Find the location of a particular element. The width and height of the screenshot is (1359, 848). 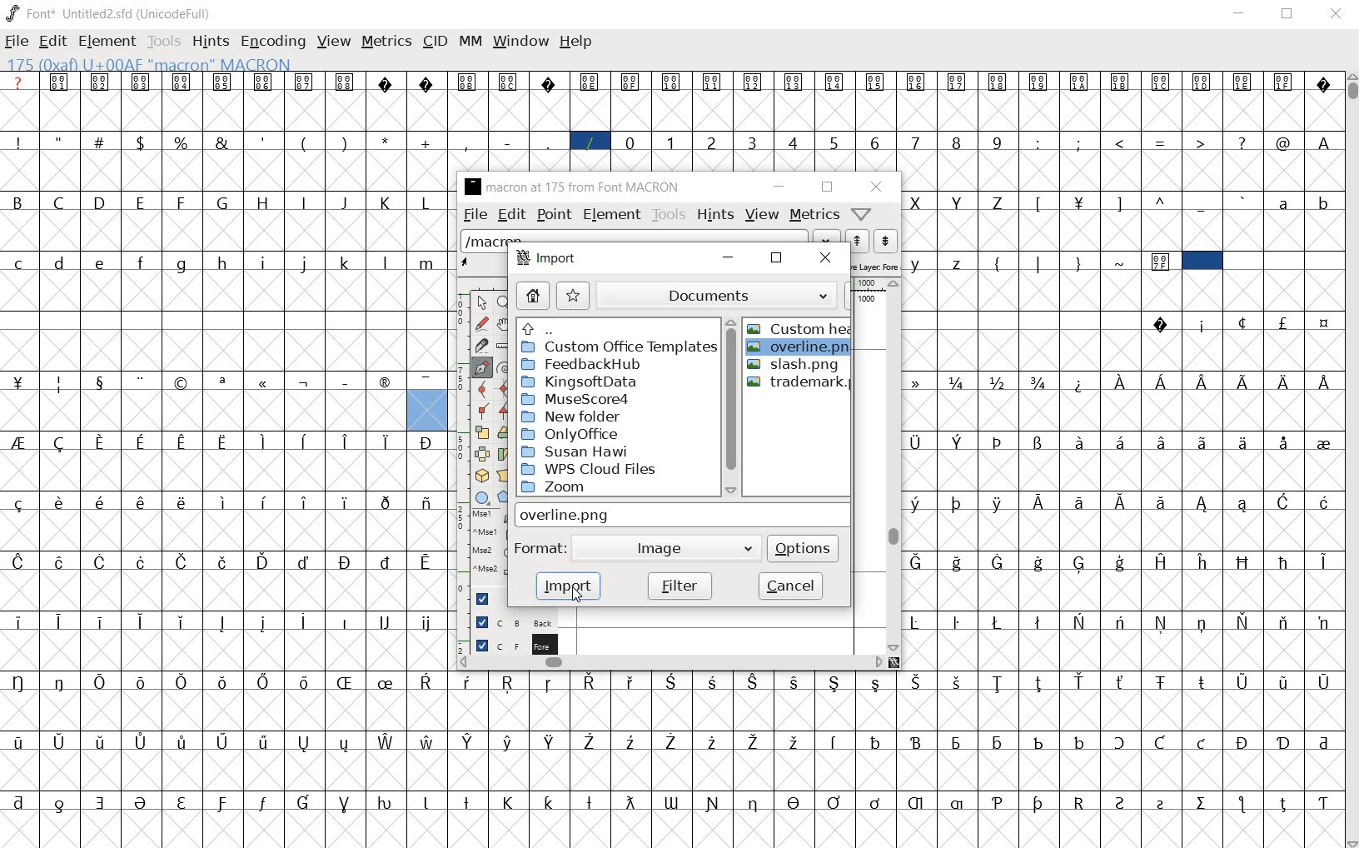

Symbol is located at coordinates (428, 561).